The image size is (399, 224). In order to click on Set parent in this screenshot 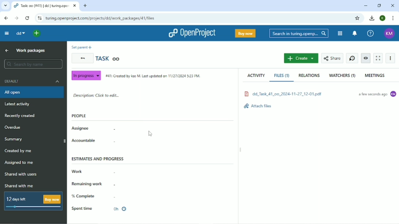, I will do `click(82, 48)`.